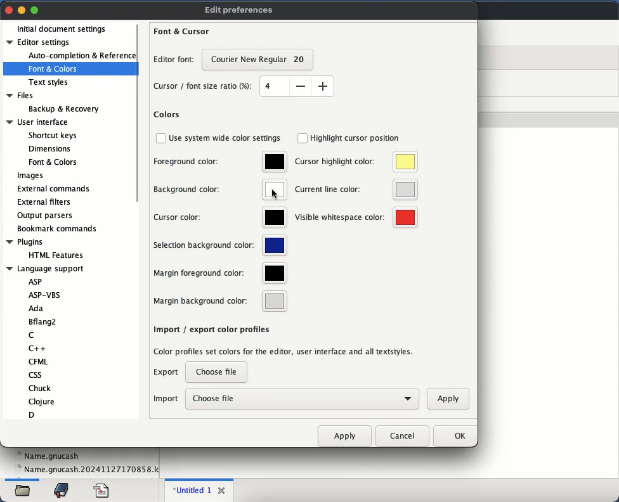 Image resolution: width=619 pixels, height=502 pixels. What do you see at coordinates (346, 435) in the screenshot?
I see `apply` at bounding box center [346, 435].